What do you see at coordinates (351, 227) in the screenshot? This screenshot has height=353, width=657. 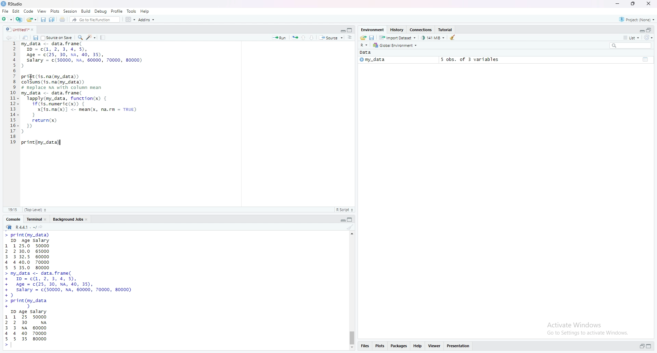 I see `clear console` at bounding box center [351, 227].